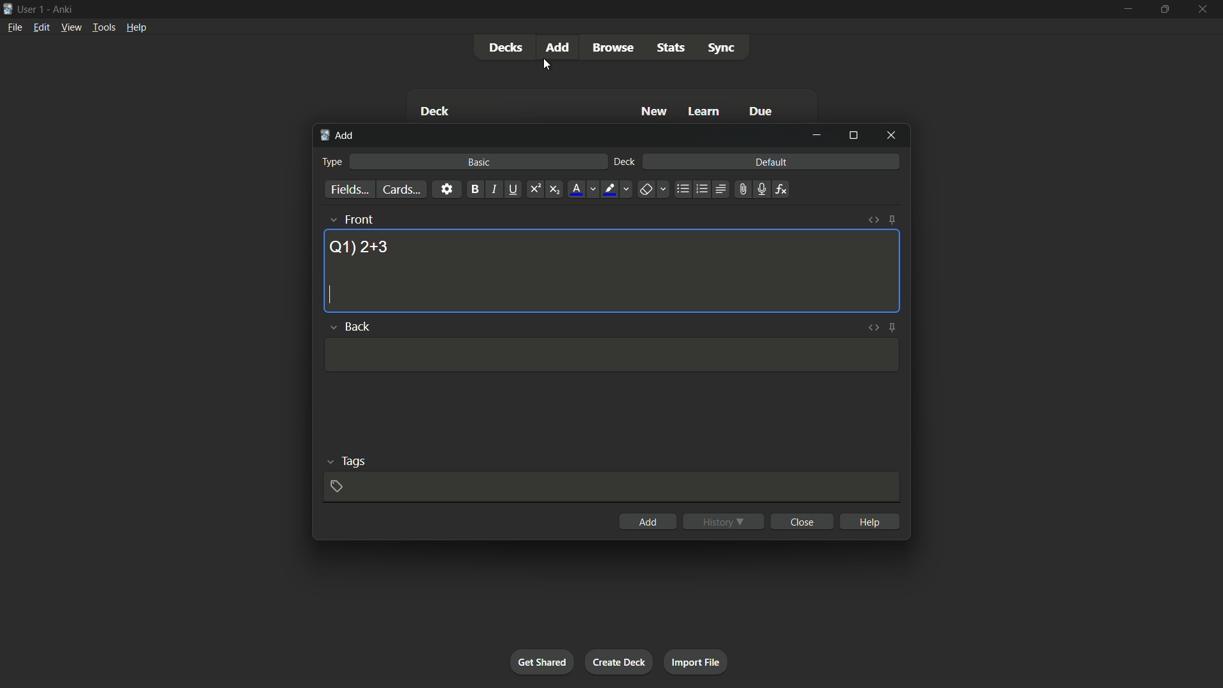 The width and height of the screenshot is (1223, 688). What do you see at coordinates (655, 111) in the screenshot?
I see `new` at bounding box center [655, 111].